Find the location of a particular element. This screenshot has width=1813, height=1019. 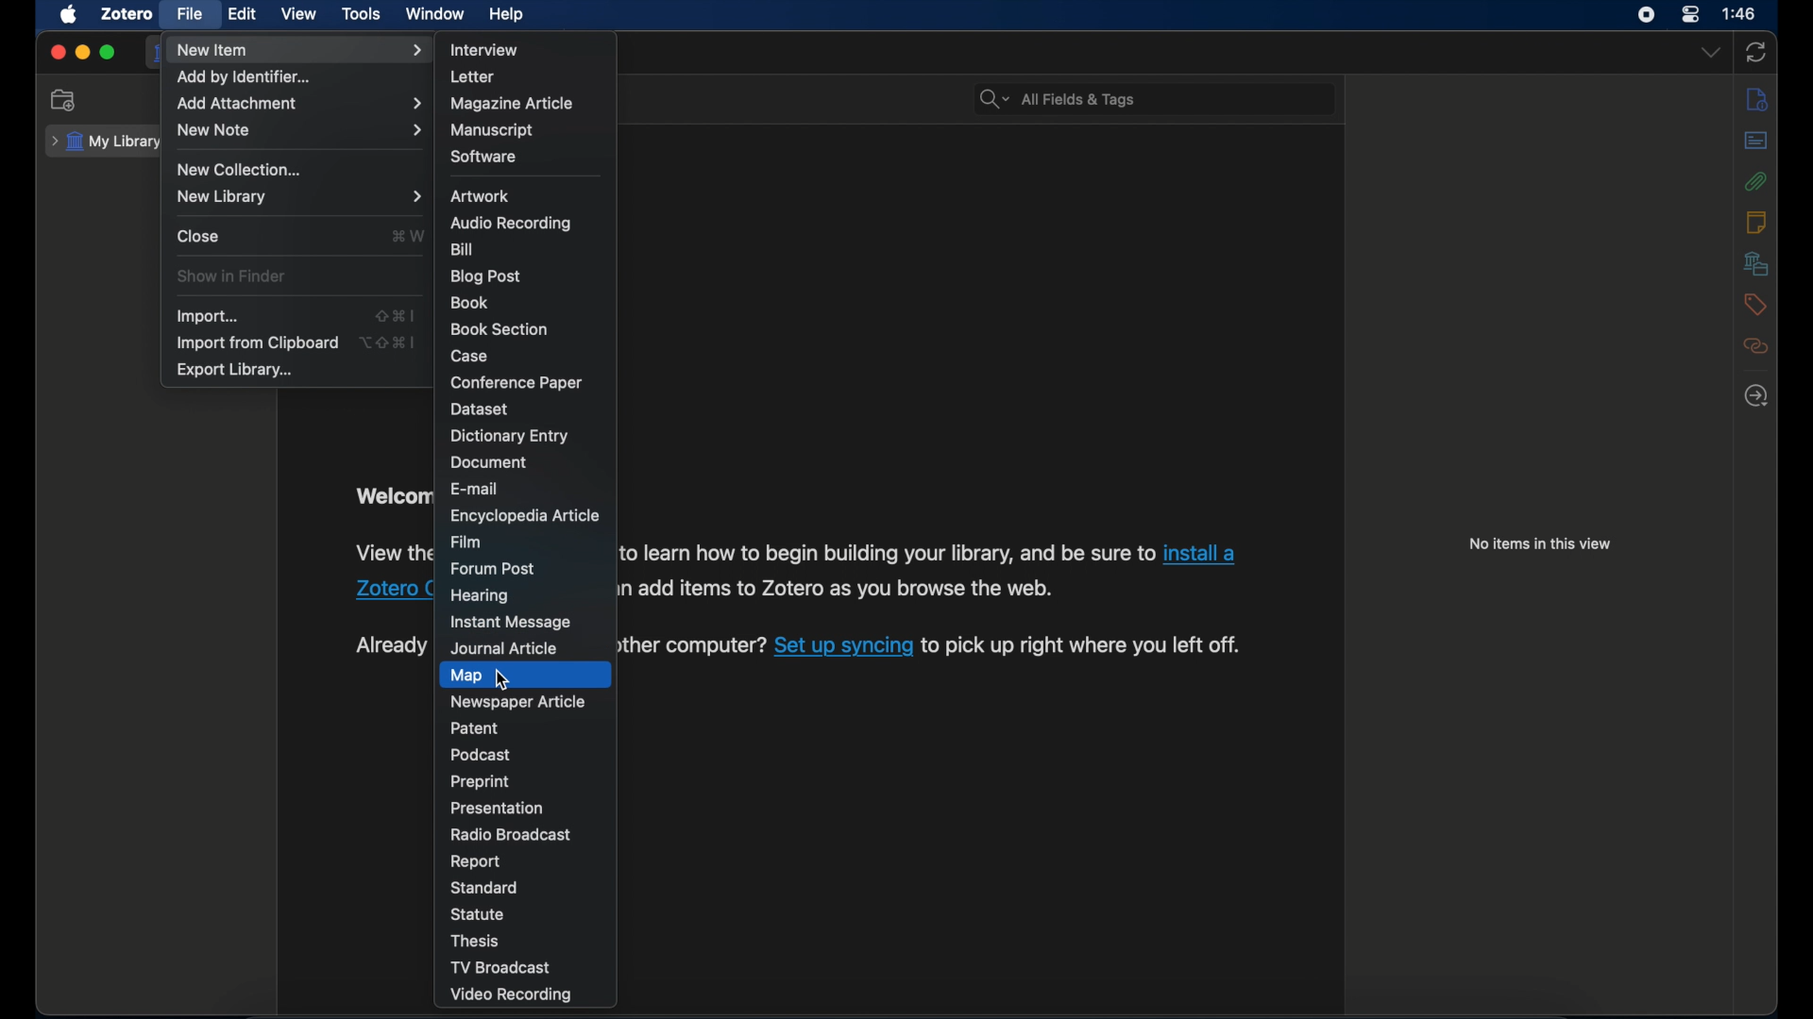

dropdown is located at coordinates (1710, 53).